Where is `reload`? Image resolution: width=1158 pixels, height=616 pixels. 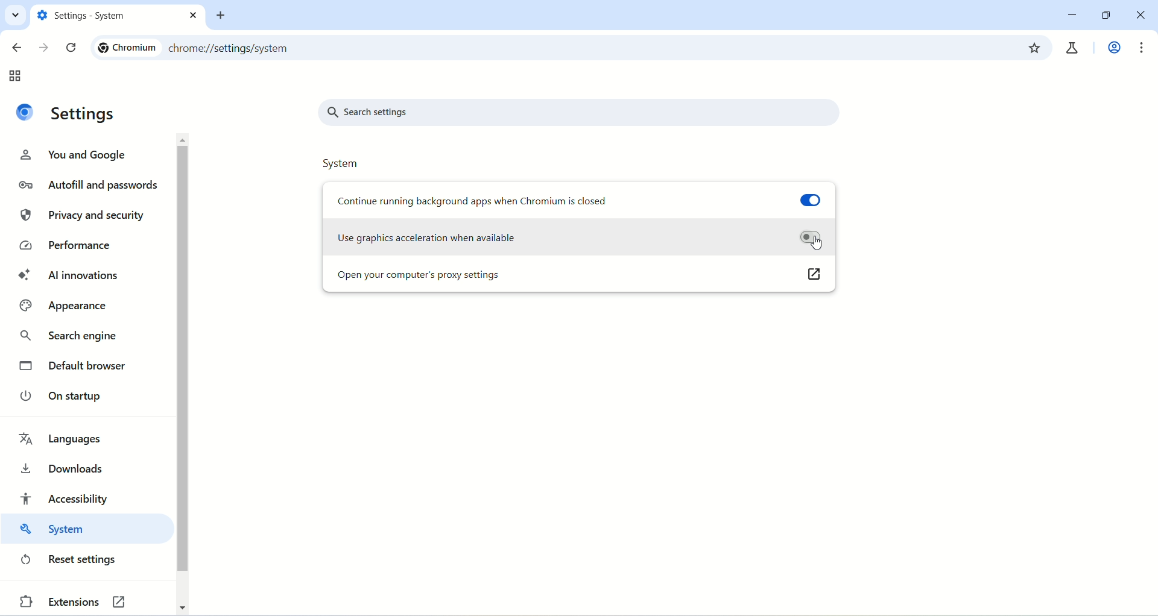
reload is located at coordinates (71, 48).